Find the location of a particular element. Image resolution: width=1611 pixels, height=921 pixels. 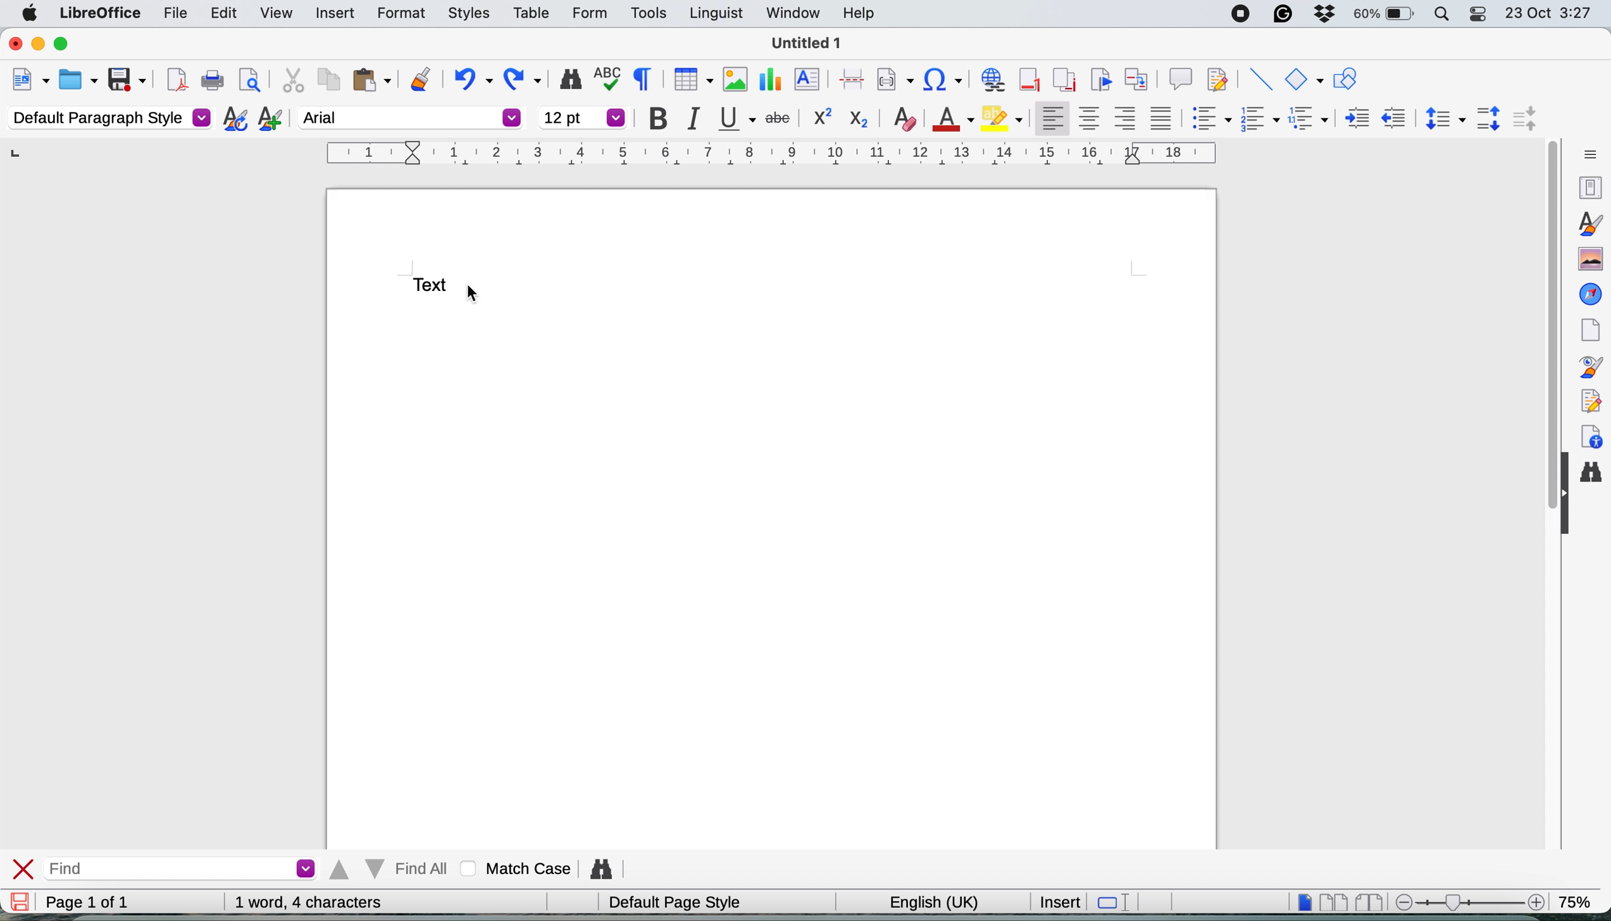

justified is located at coordinates (1162, 117).